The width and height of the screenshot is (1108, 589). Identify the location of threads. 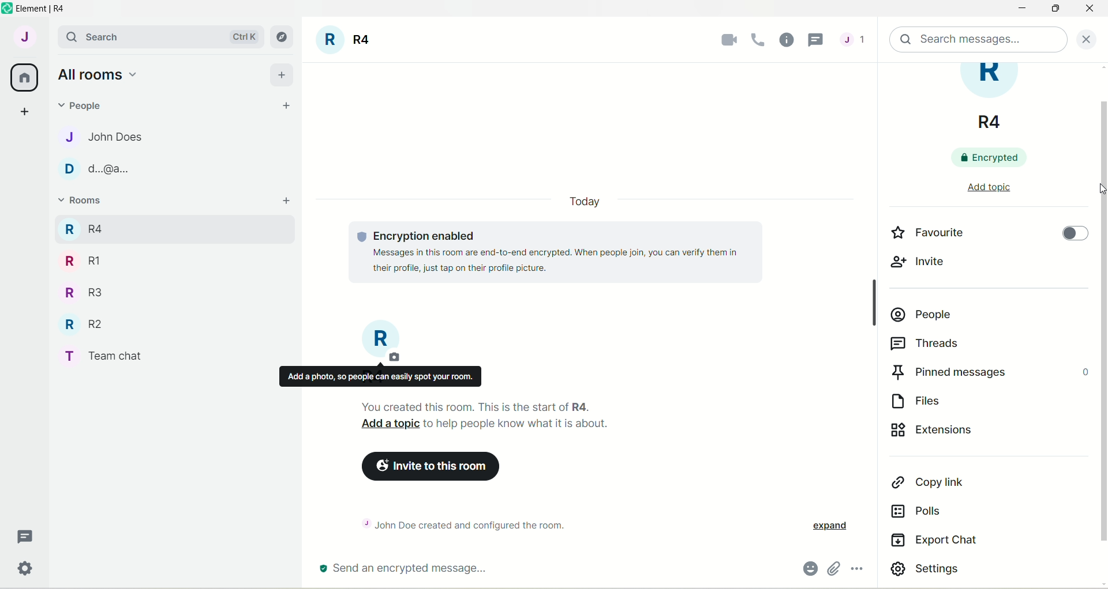
(853, 42).